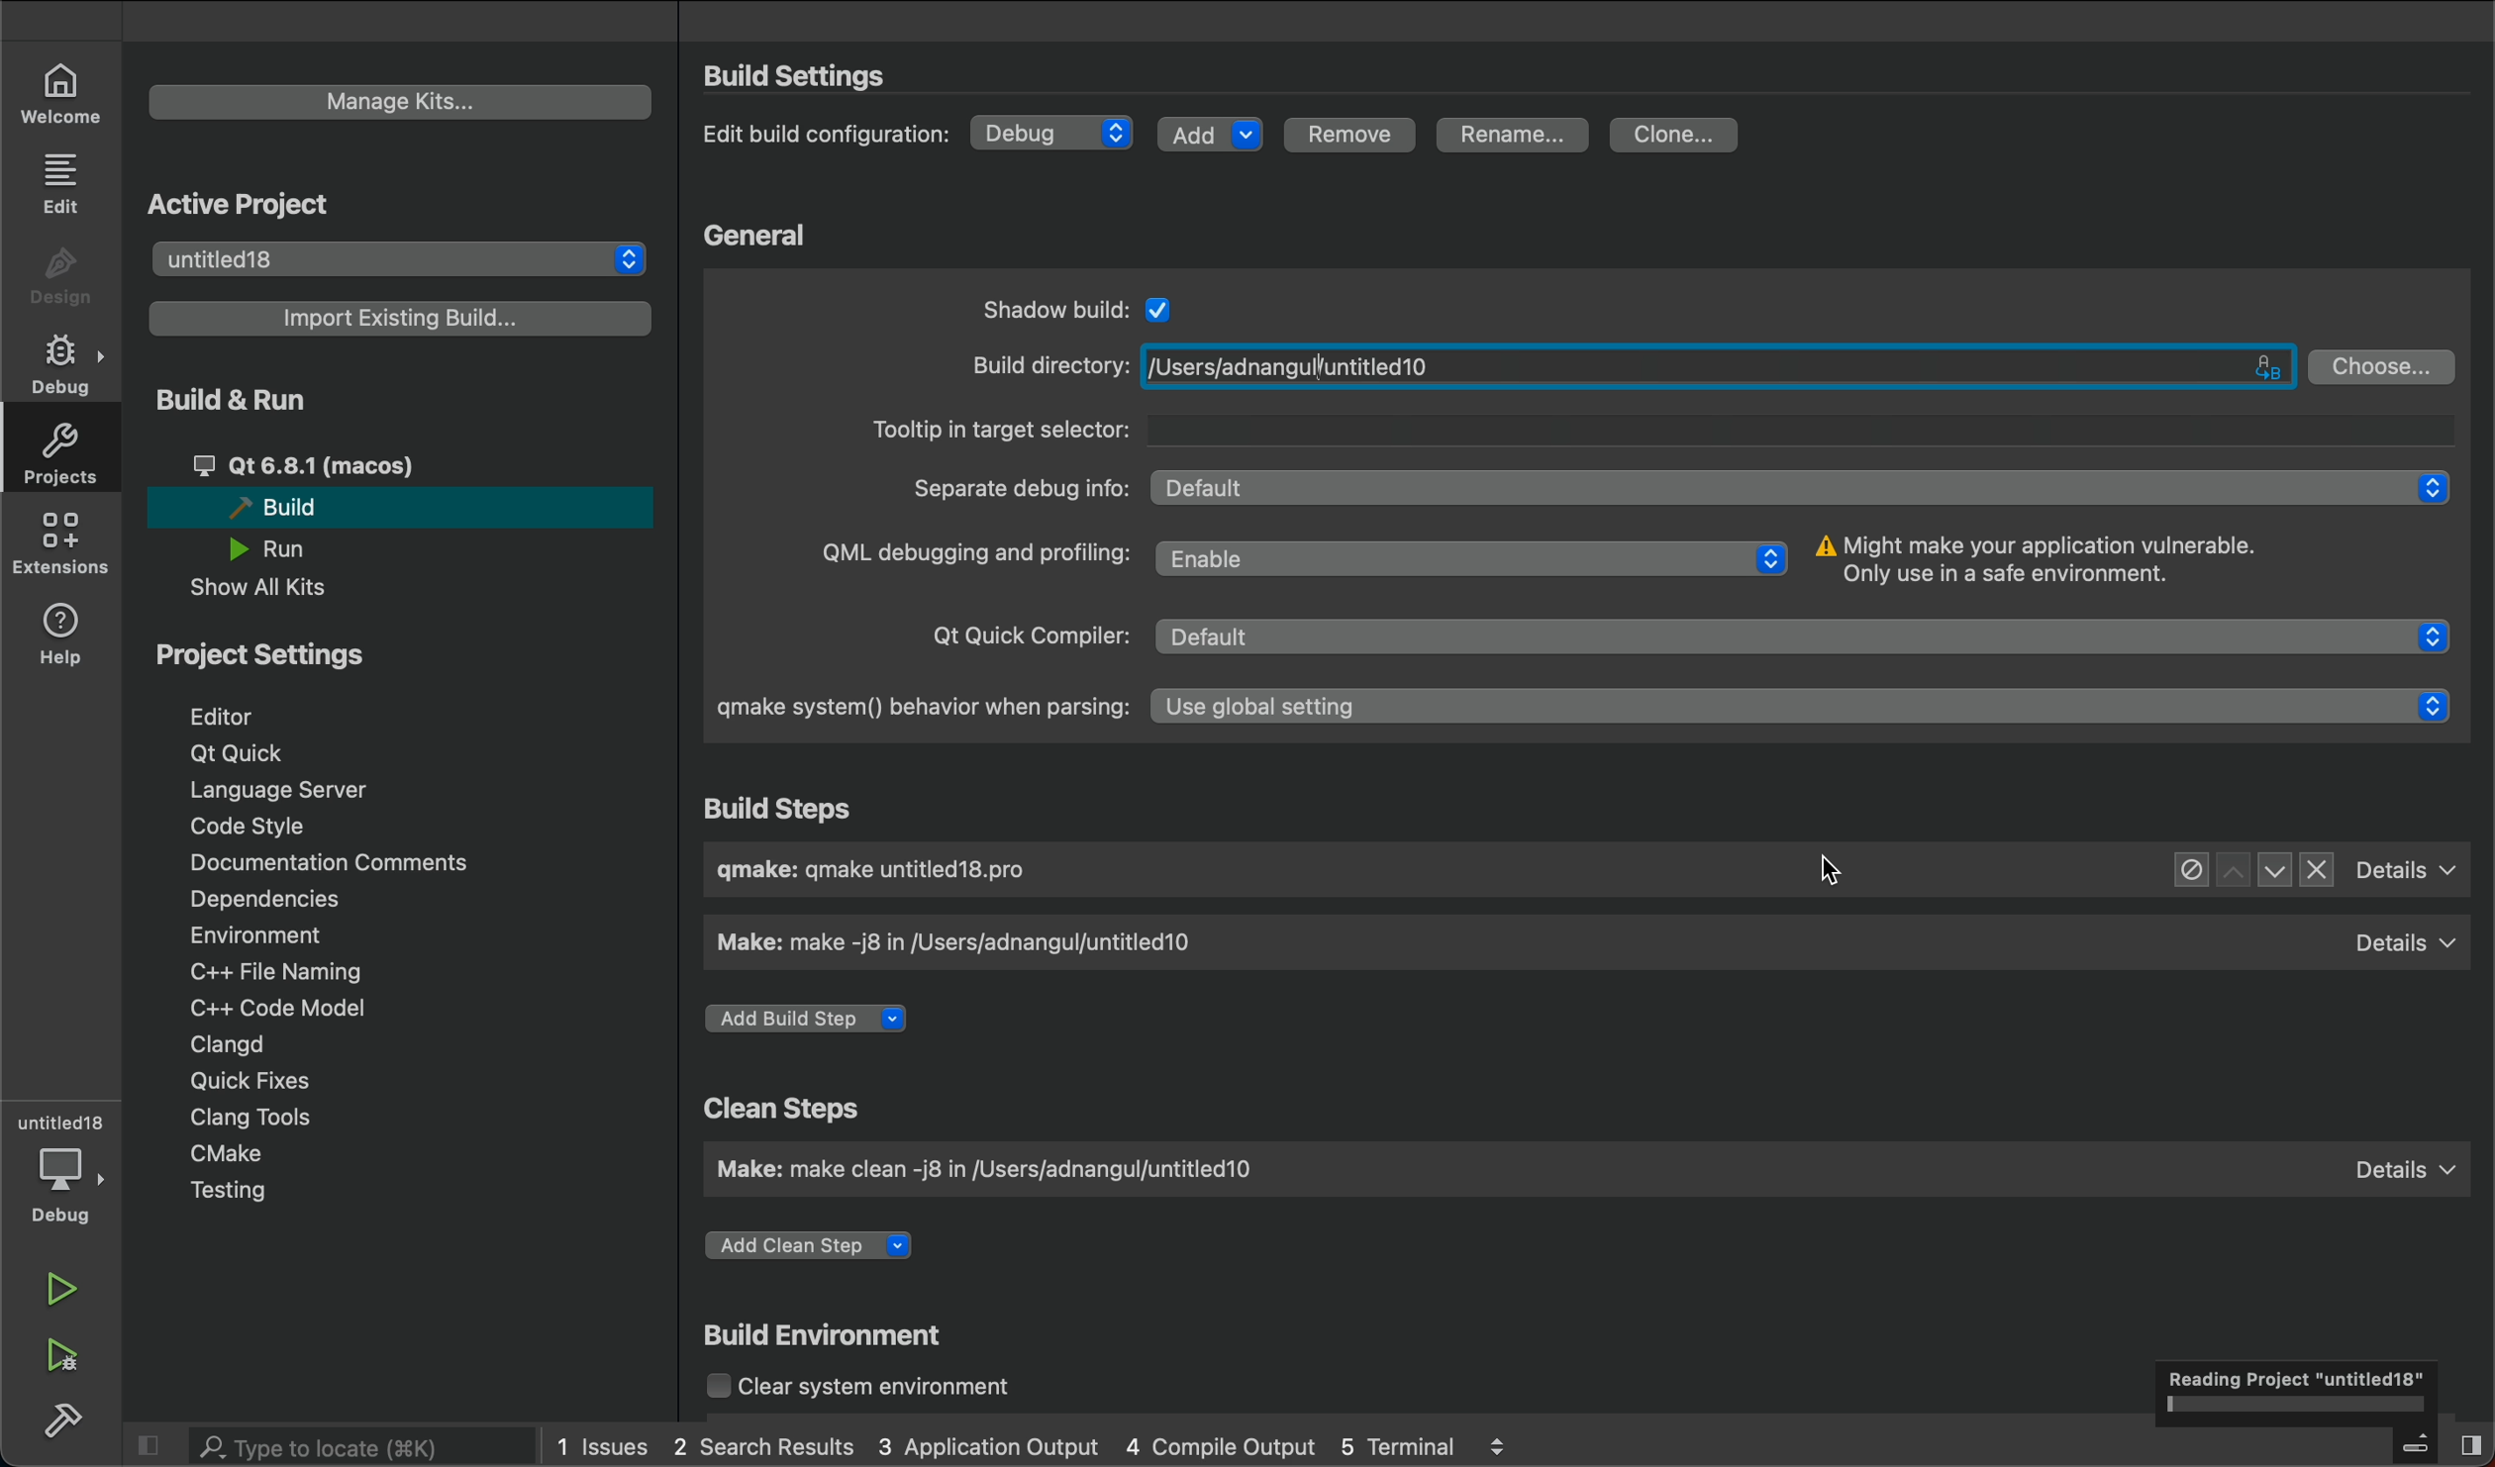  What do you see at coordinates (240, 402) in the screenshot?
I see `build and run` at bounding box center [240, 402].